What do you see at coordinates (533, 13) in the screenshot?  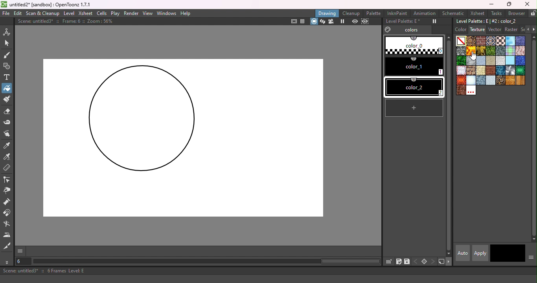 I see `Lock rooms tab` at bounding box center [533, 13].